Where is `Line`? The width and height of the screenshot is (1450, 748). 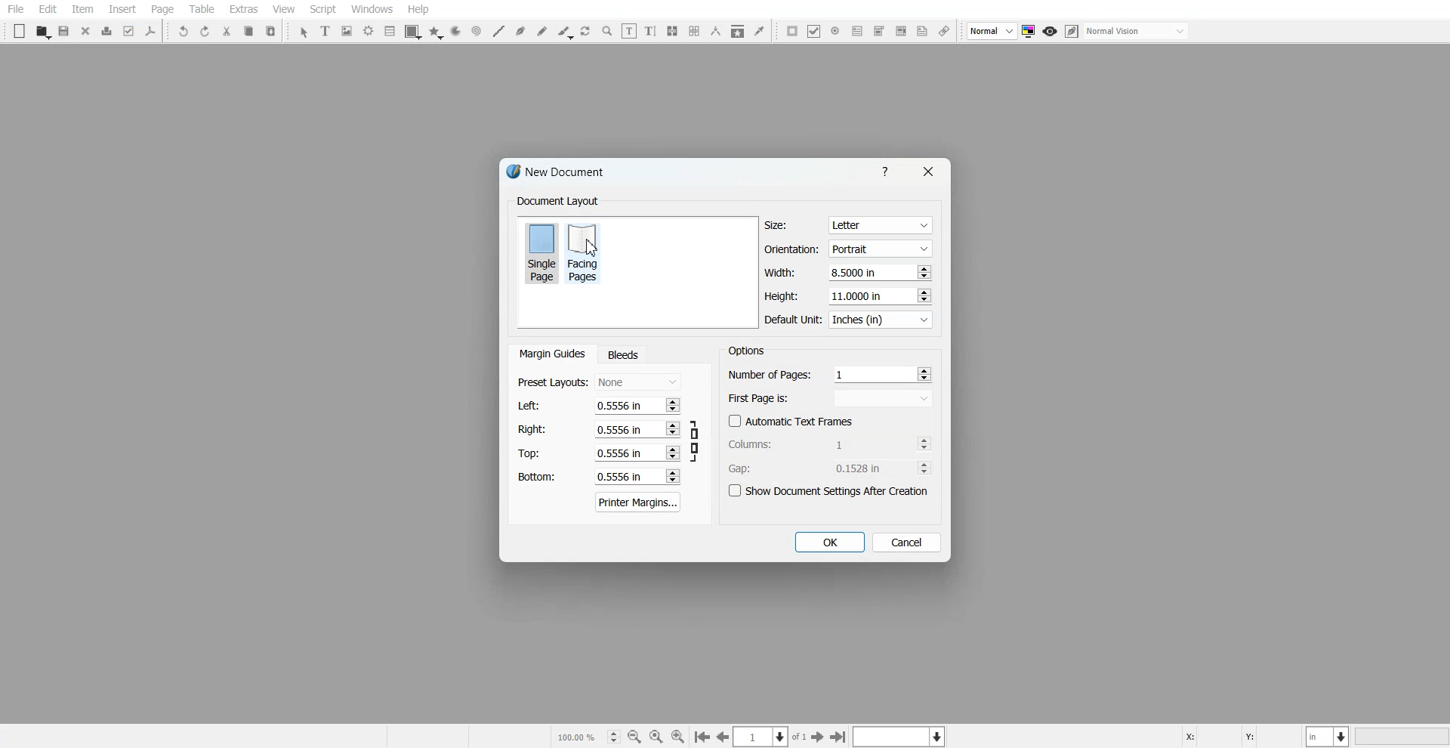 Line is located at coordinates (498, 31).